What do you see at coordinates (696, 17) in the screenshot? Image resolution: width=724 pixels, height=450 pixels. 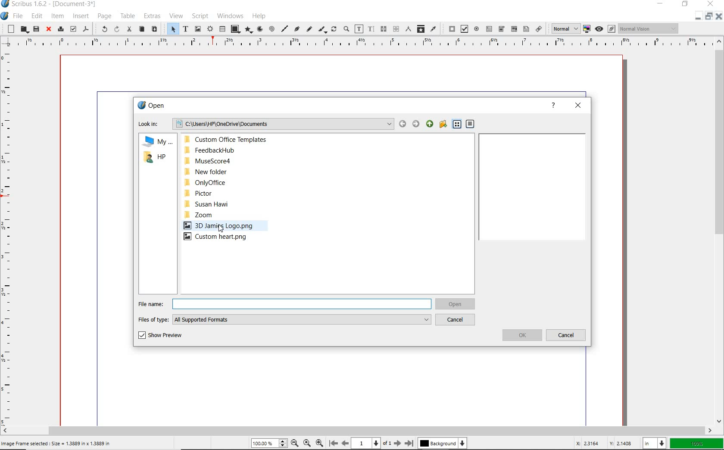 I see `minimize` at bounding box center [696, 17].